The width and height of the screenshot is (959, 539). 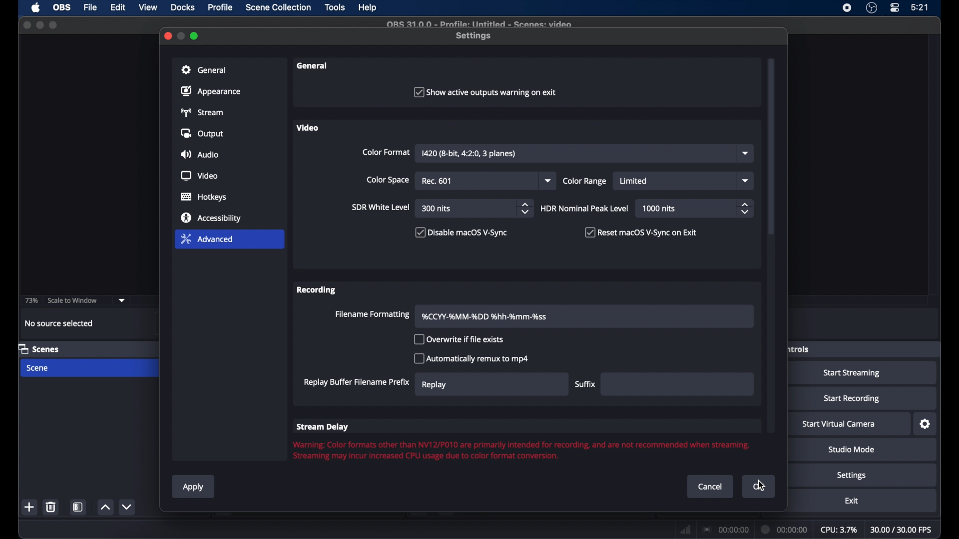 I want to click on scale to window, so click(x=73, y=300).